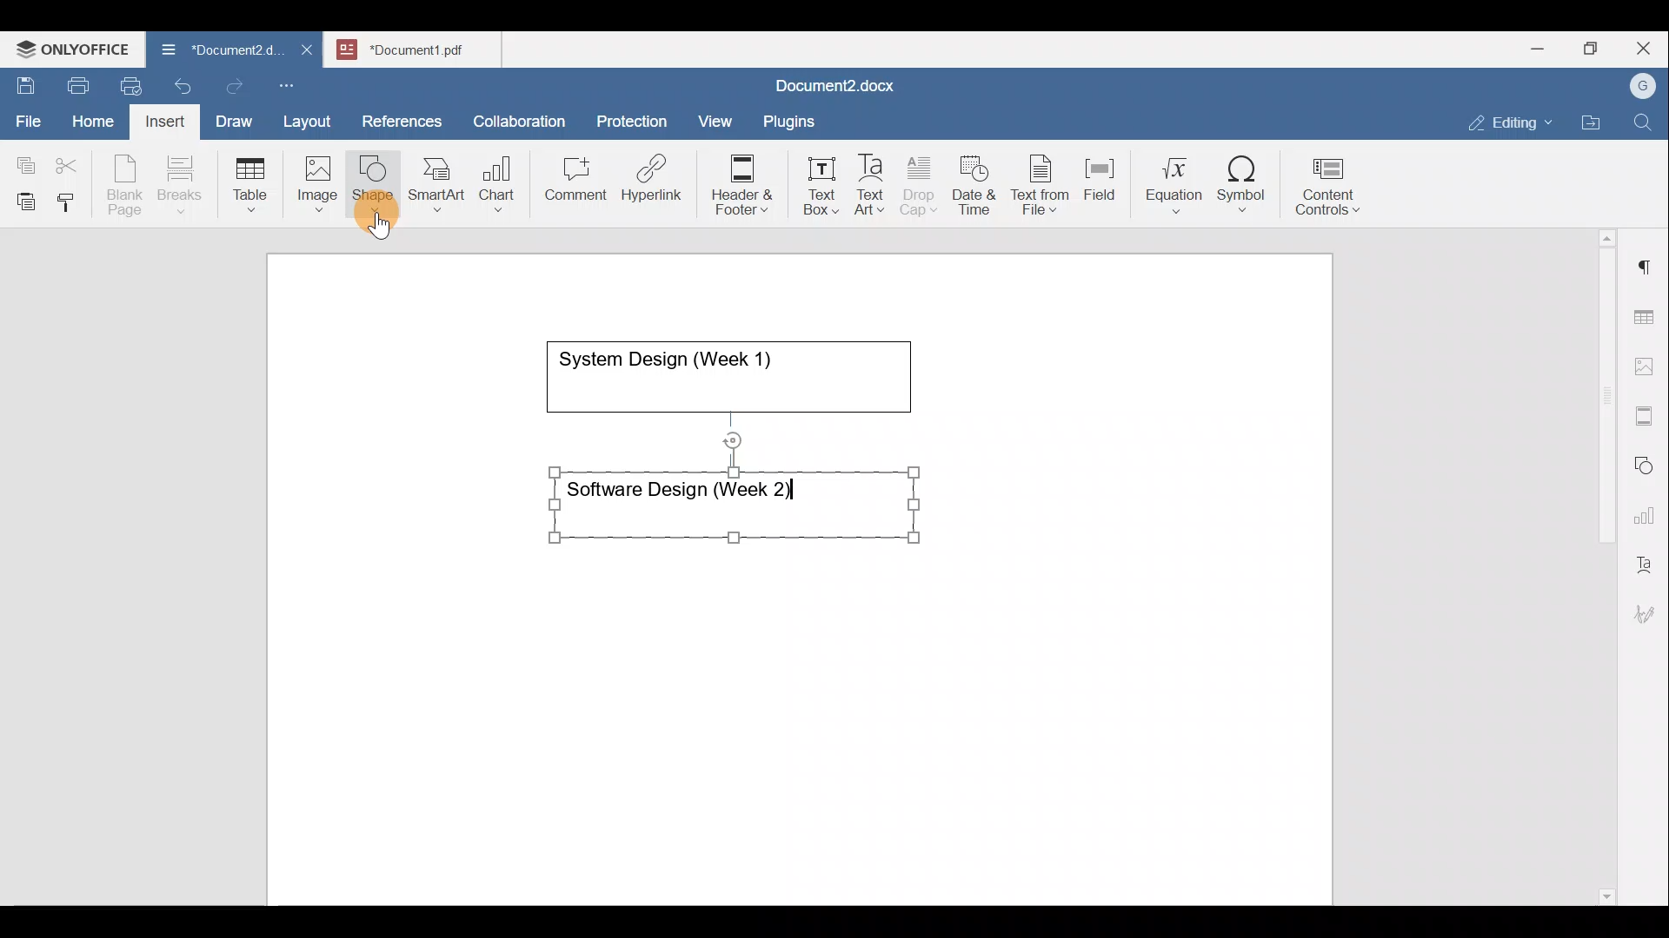 The image size is (1669, 938). Describe the element at coordinates (1646, 50) in the screenshot. I see `Close` at that location.